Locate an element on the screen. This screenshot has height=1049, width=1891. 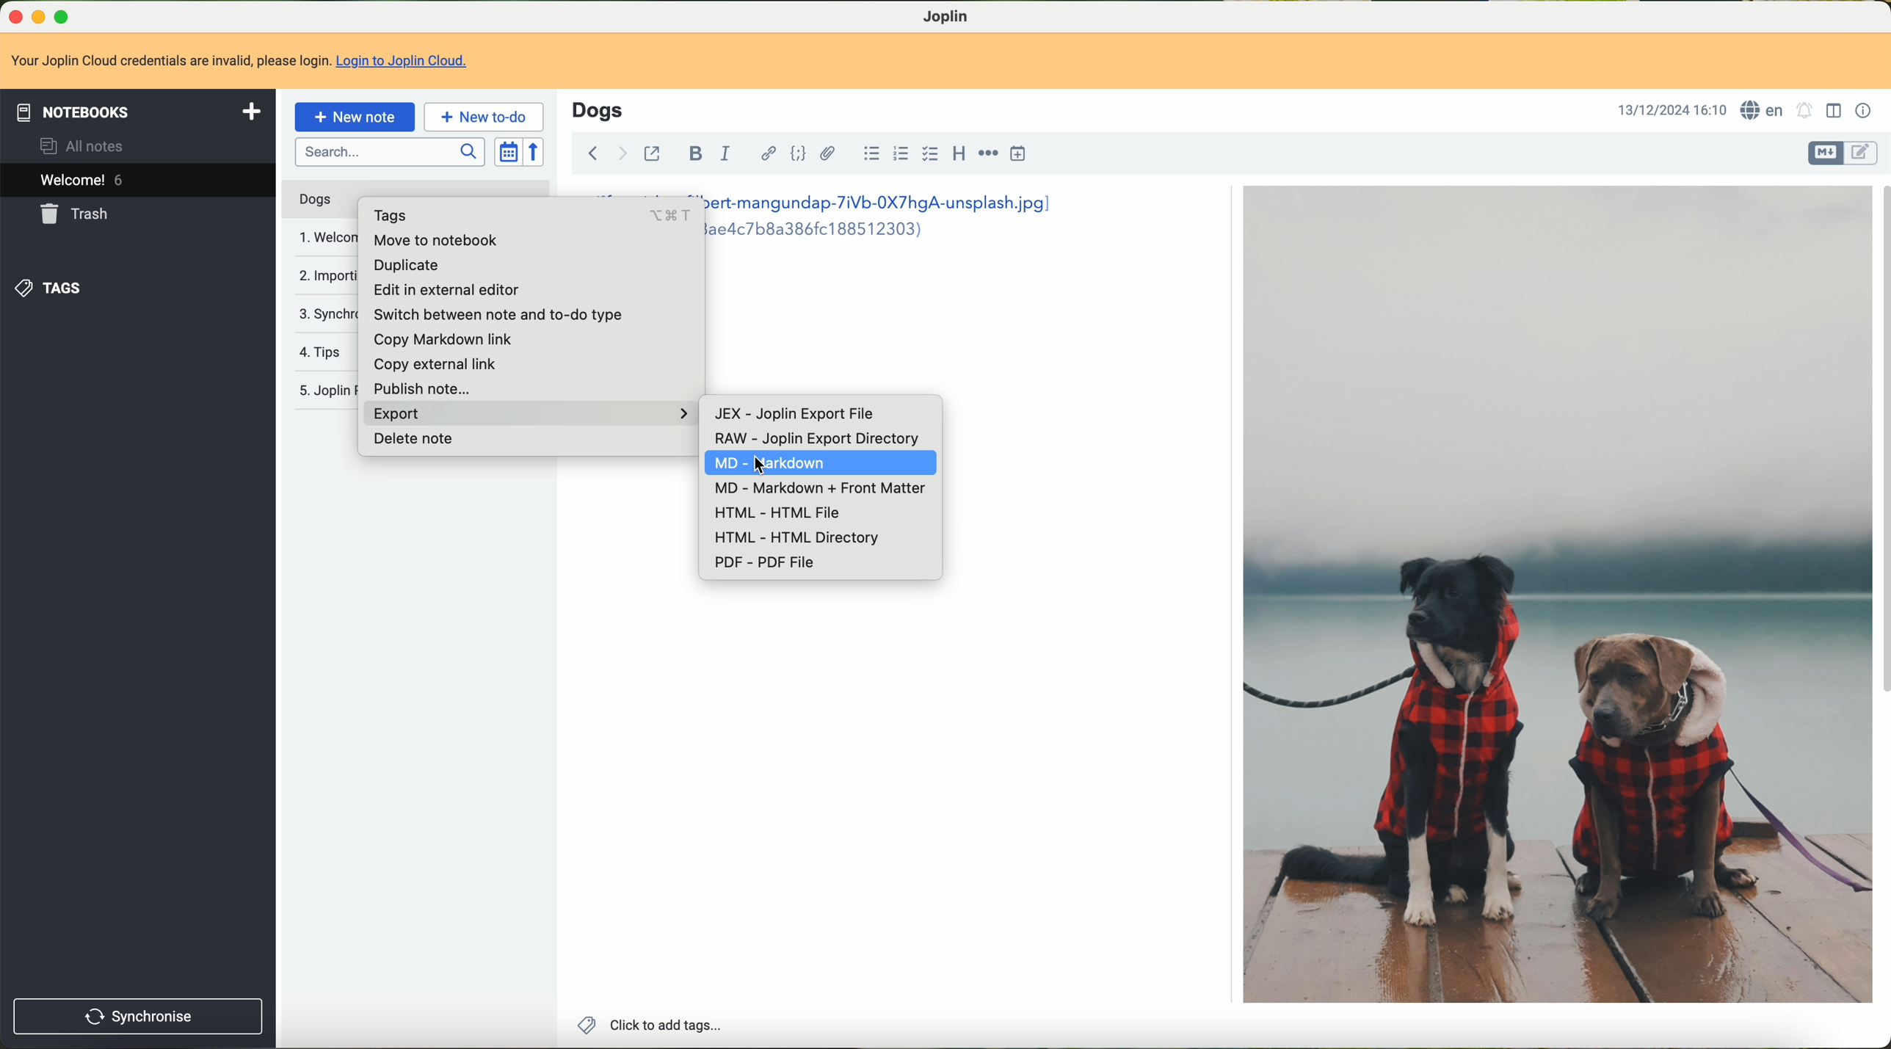
synchronise is located at coordinates (138, 1017).